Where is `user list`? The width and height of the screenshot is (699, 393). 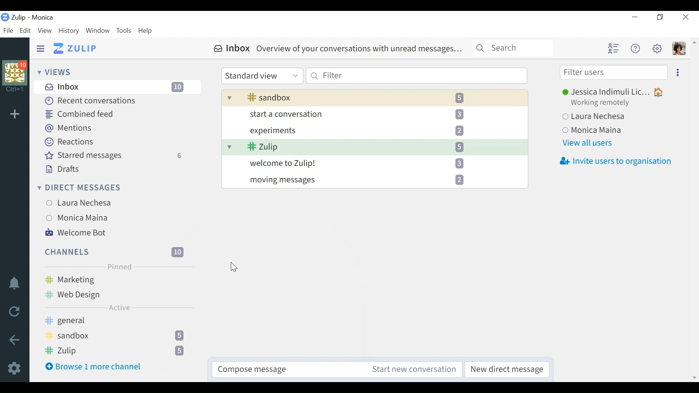
user list is located at coordinates (613, 48).